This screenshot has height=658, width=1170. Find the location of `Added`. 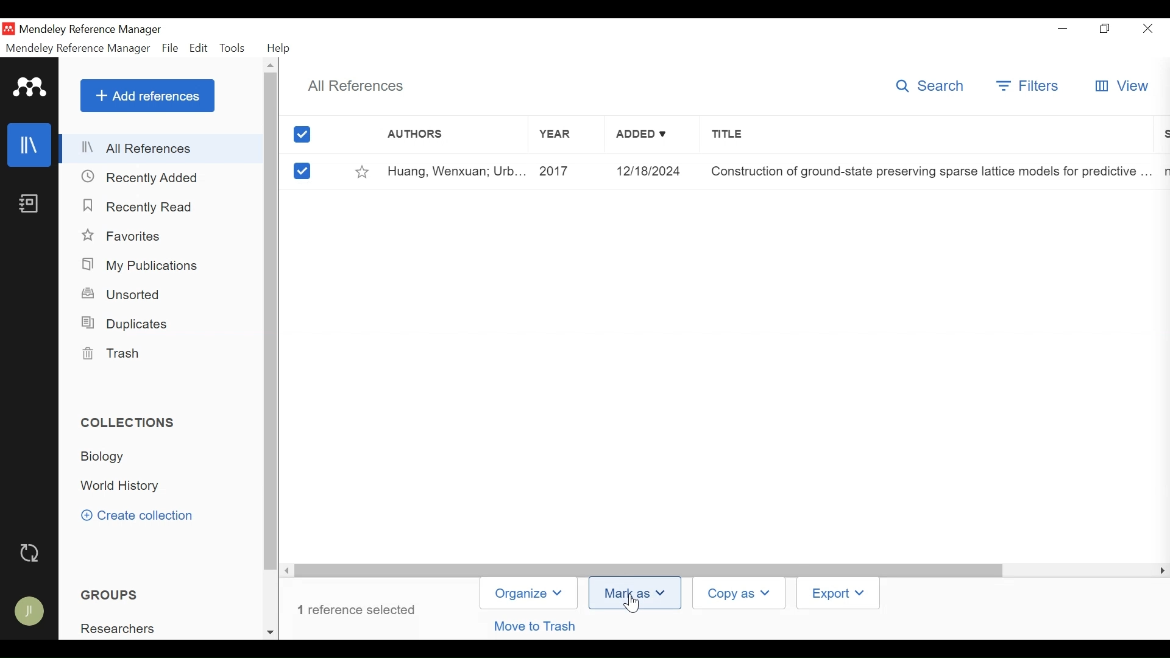

Added is located at coordinates (654, 136).